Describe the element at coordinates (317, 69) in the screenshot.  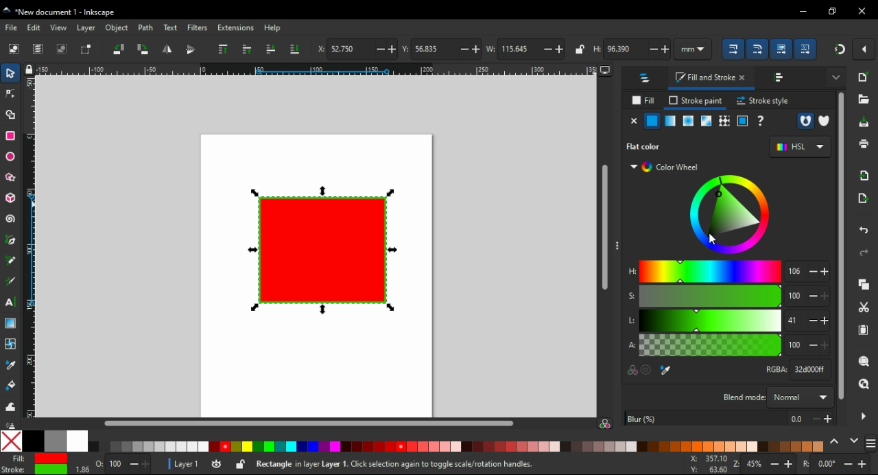
I see `ruler` at that location.